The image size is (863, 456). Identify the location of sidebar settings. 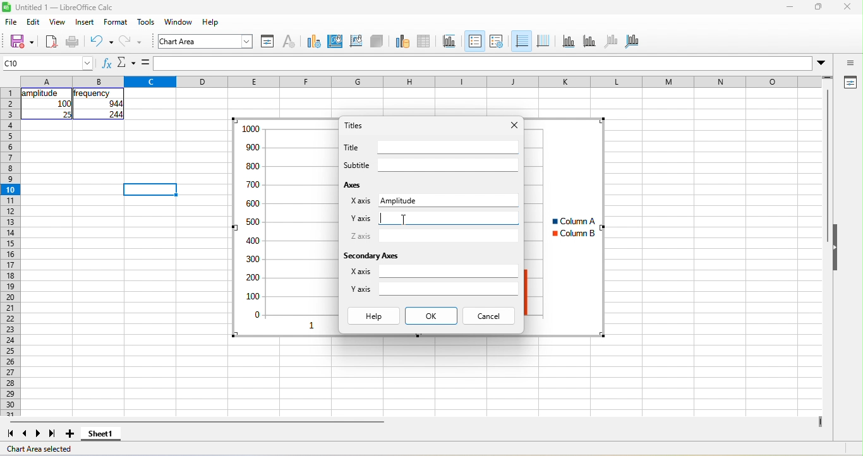
(849, 63).